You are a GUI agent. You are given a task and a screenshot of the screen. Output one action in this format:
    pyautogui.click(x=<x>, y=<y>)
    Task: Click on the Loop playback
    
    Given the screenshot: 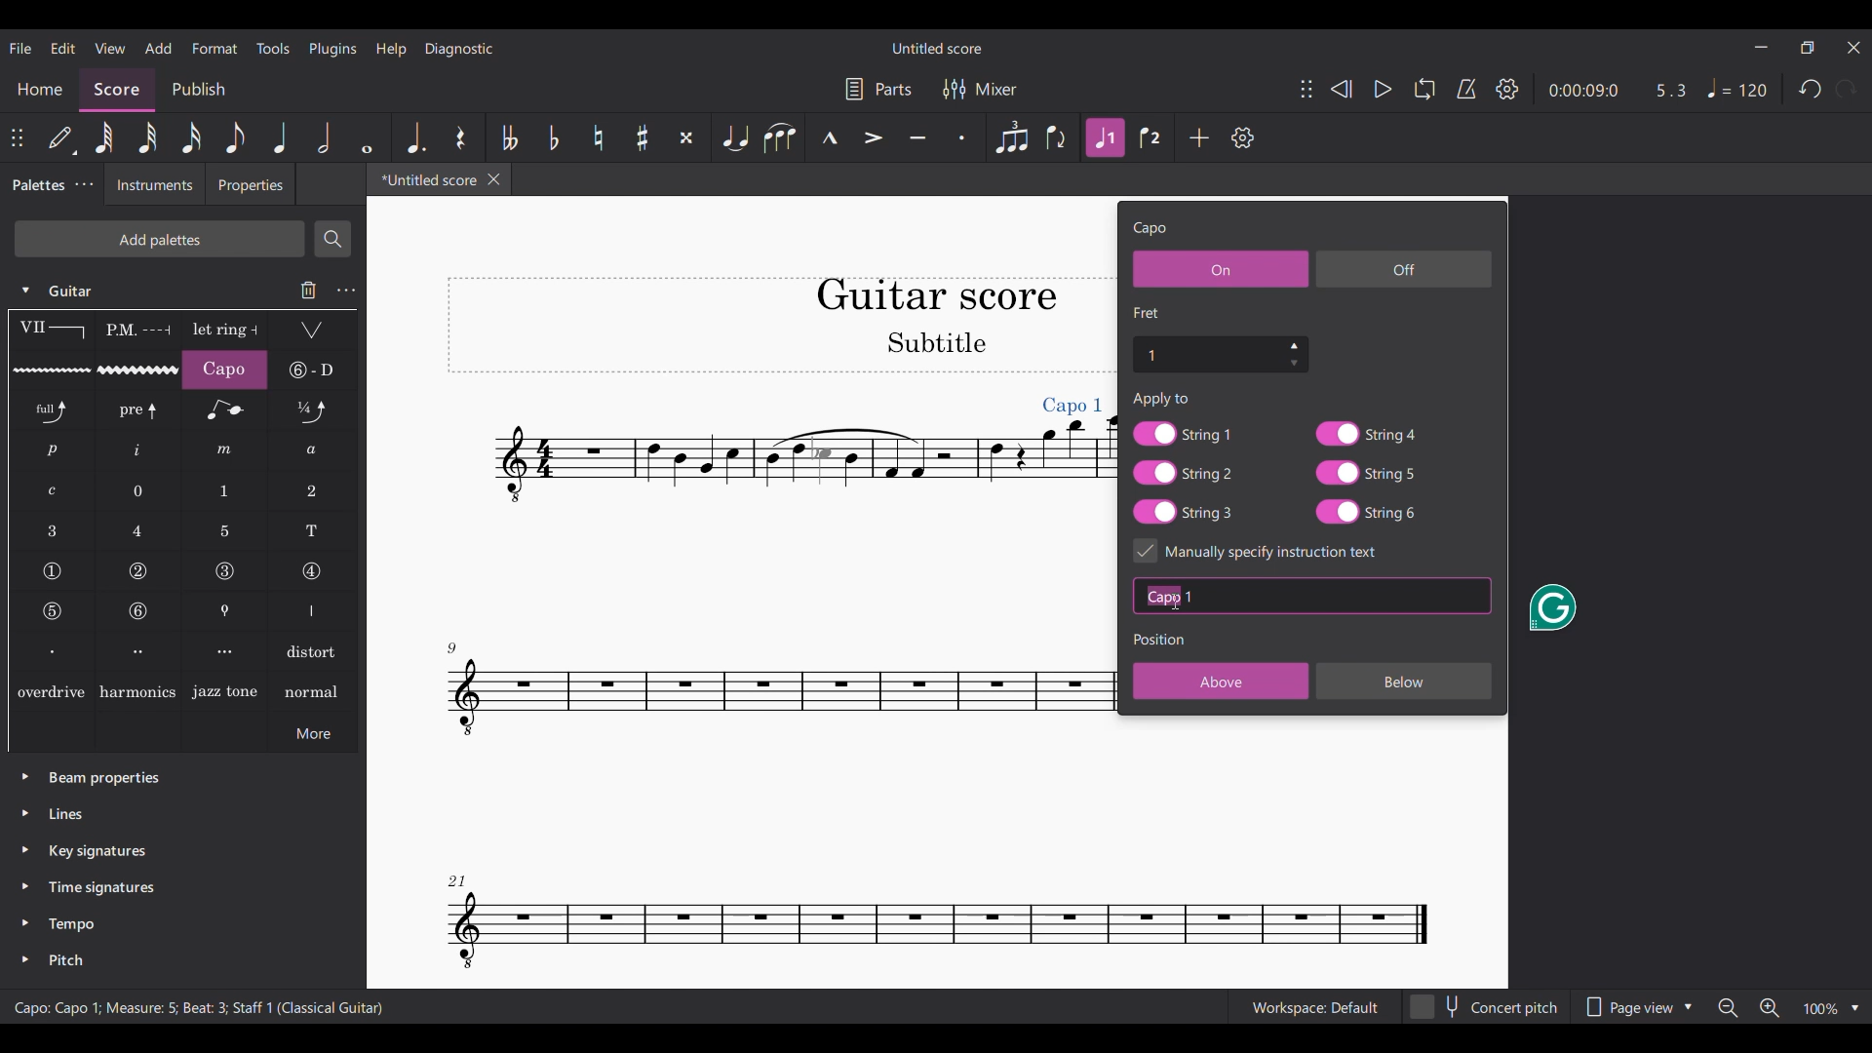 What is the action you would take?
    pyautogui.click(x=1424, y=89)
    